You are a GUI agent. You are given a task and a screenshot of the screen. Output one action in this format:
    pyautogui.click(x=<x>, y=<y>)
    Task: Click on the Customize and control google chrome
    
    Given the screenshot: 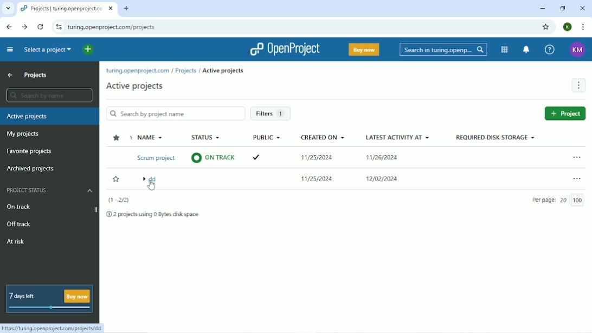 What is the action you would take?
    pyautogui.click(x=581, y=27)
    